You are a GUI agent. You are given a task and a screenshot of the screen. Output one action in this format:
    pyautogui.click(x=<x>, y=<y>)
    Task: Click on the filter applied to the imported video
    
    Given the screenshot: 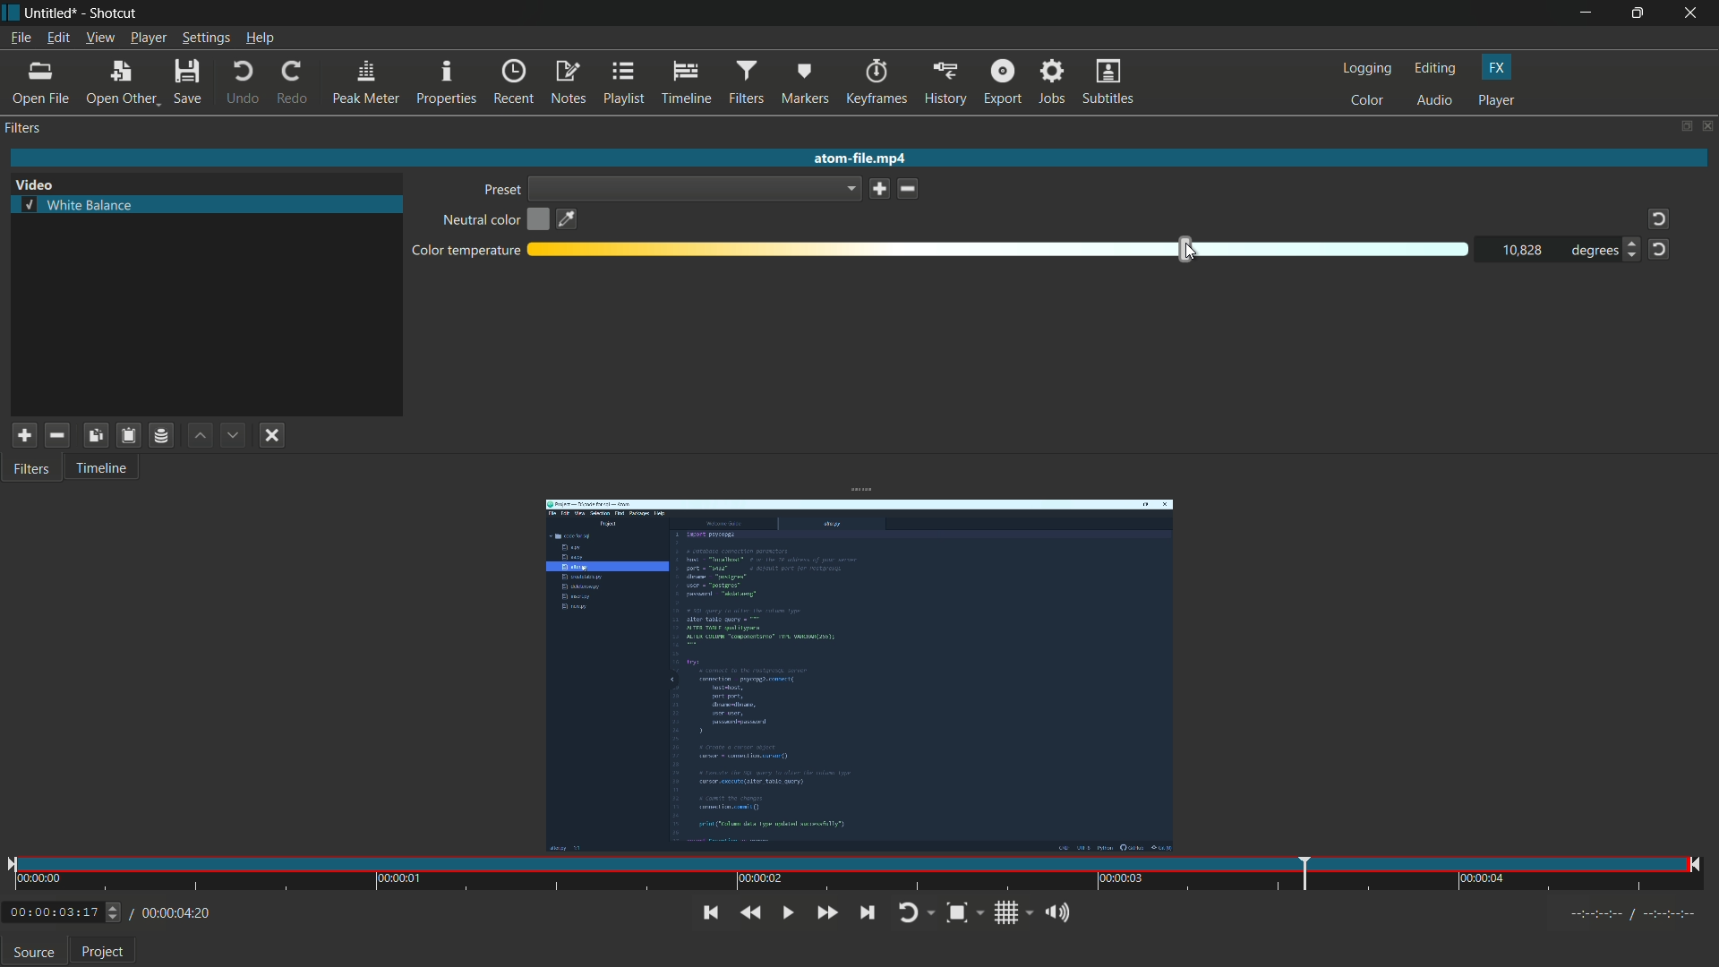 What is the action you would take?
    pyautogui.click(x=859, y=679)
    